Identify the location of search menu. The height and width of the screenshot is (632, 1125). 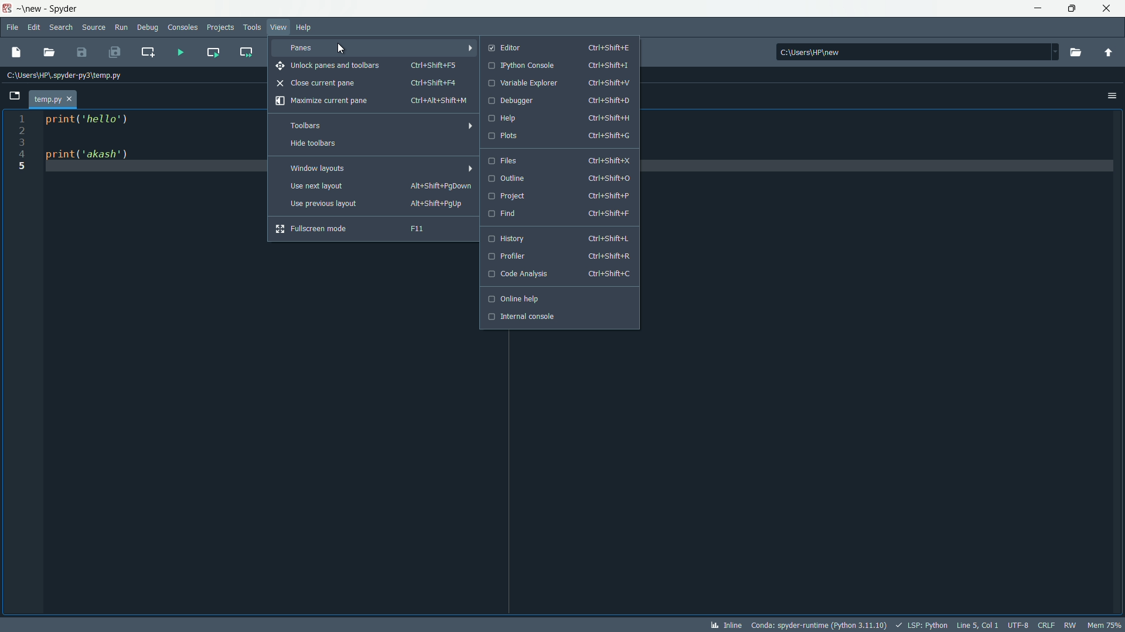
(63, 28).